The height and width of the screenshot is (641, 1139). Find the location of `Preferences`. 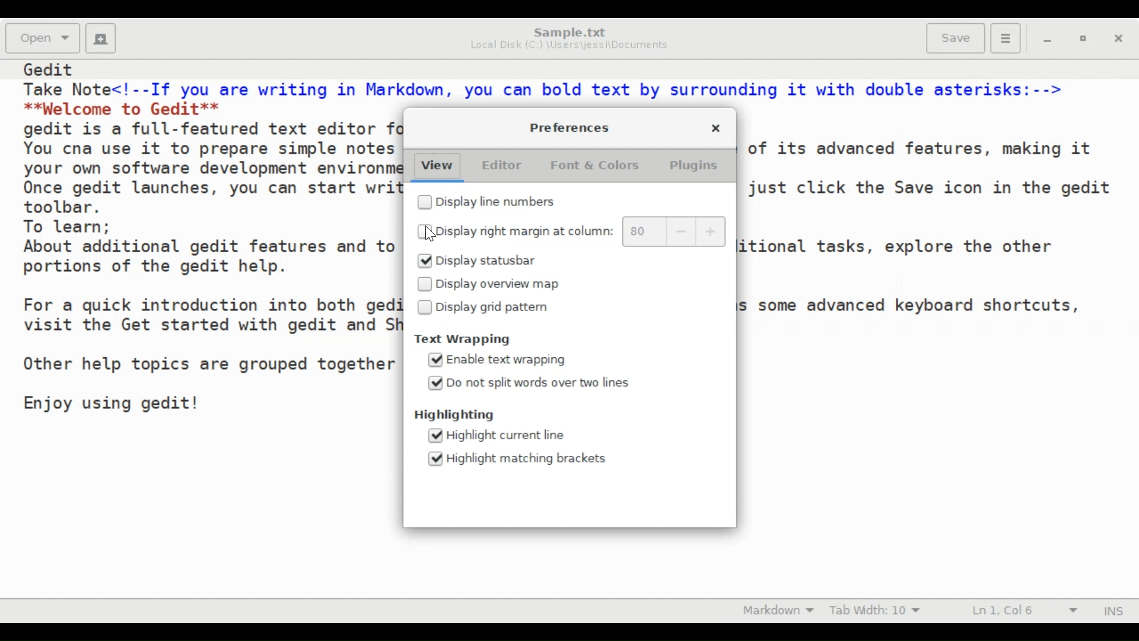

Preferences is located at coordinates (571, 127).